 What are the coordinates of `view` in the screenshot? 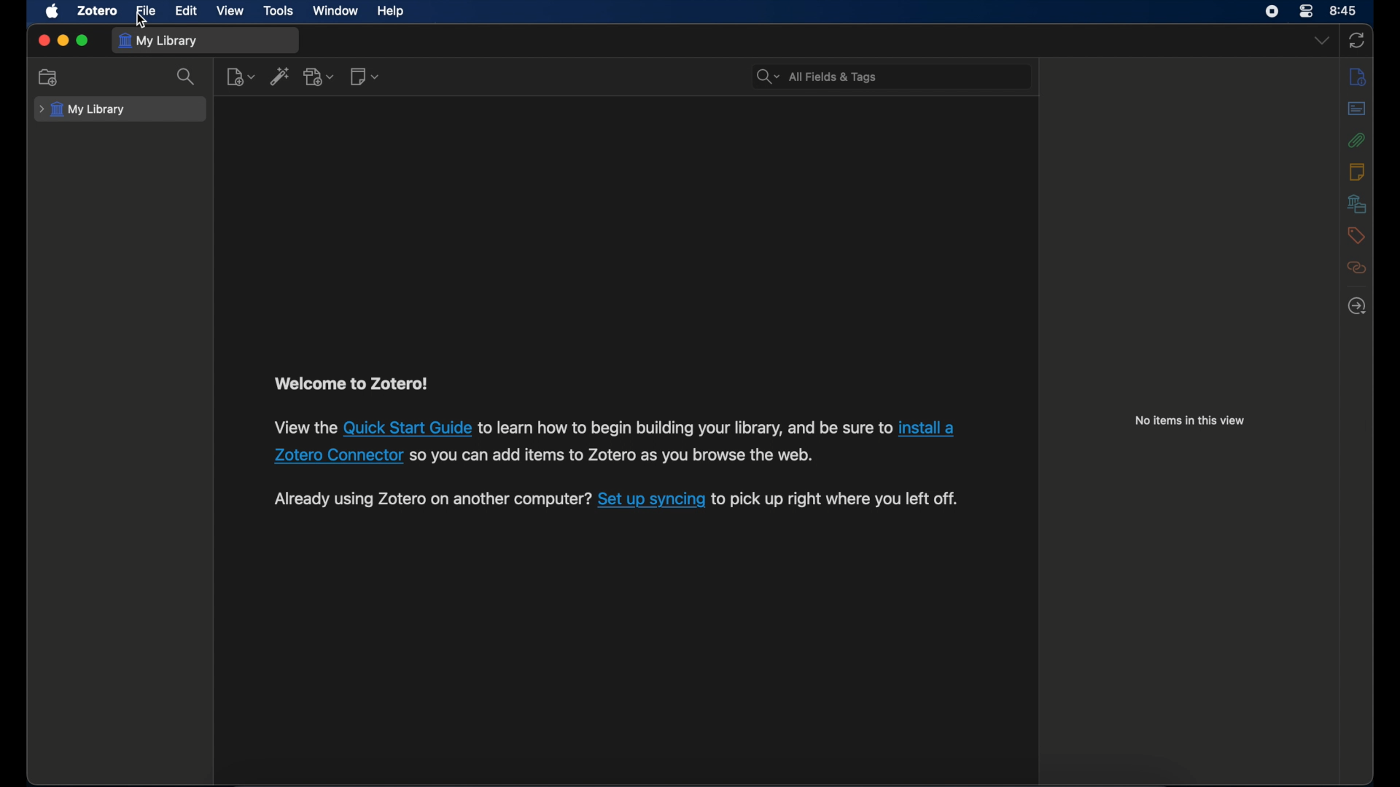 It's located at (230, 11).